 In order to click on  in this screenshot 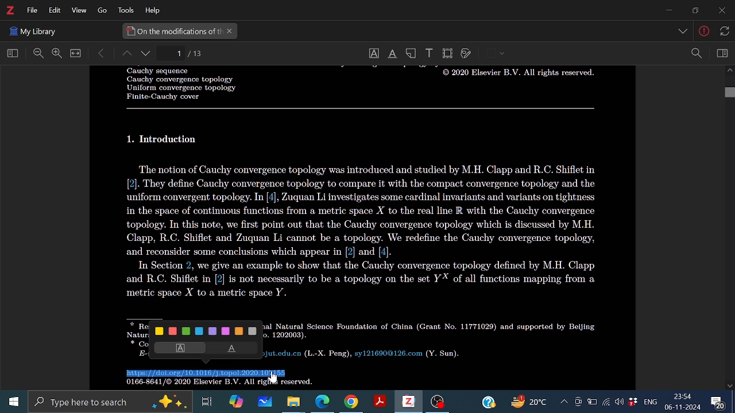, I will do `click(705, 33)`.